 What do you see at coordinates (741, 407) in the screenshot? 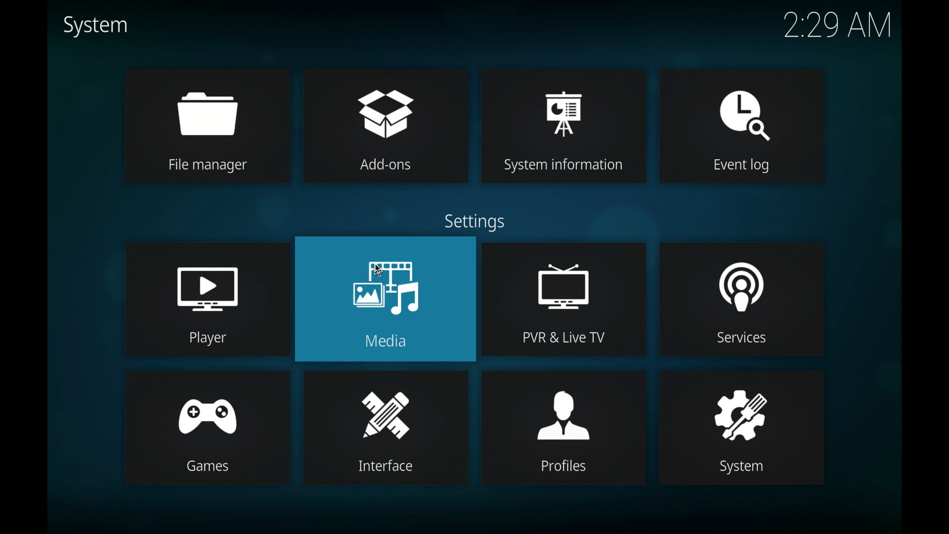
I see `system` at bounding box center [741, 407].